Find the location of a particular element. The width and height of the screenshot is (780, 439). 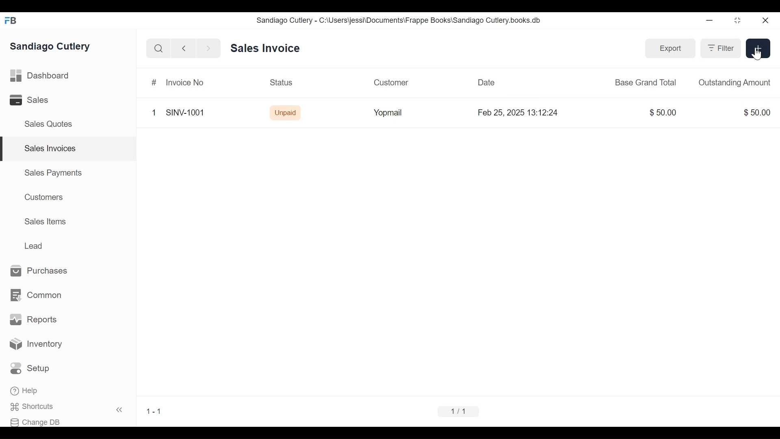

# Invoice No is located at coordinates (177, 82).